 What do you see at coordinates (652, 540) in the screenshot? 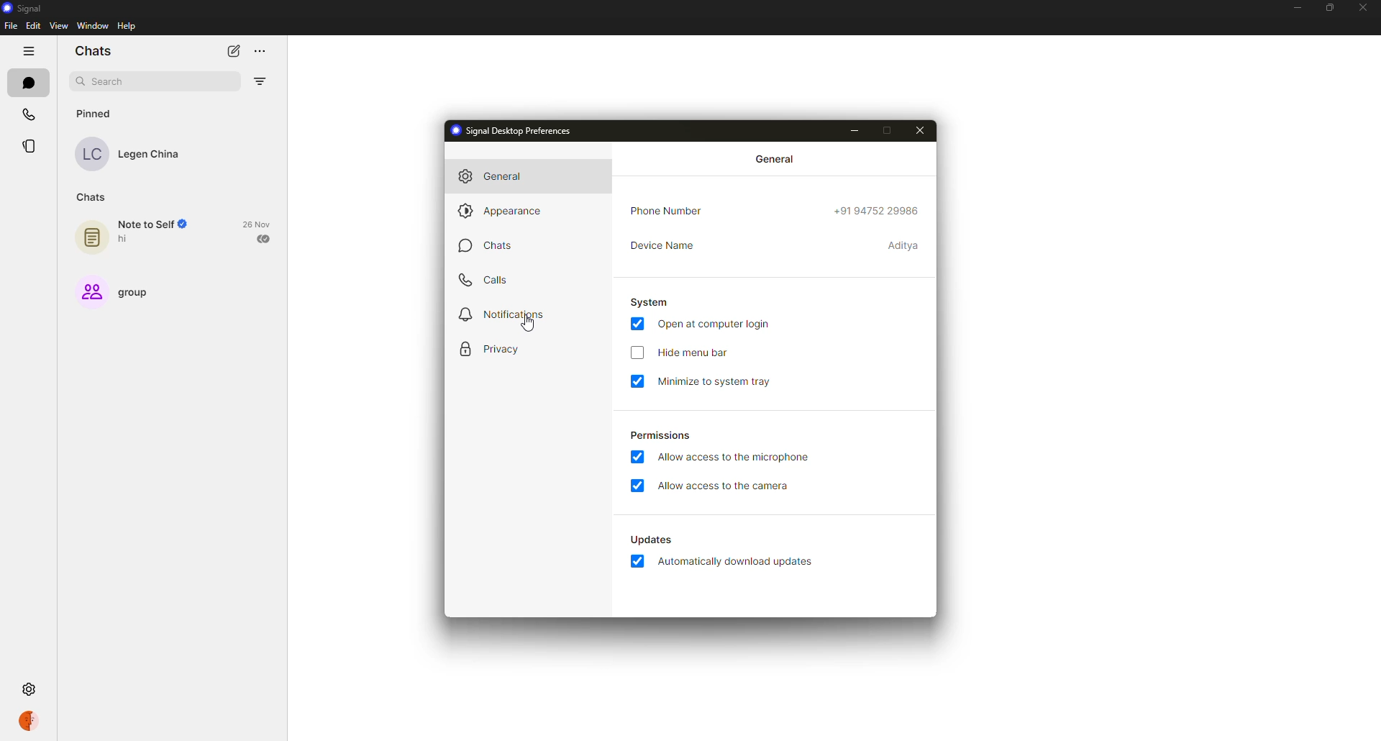
I see `automatically download updates` at bounding box center [652, 540].